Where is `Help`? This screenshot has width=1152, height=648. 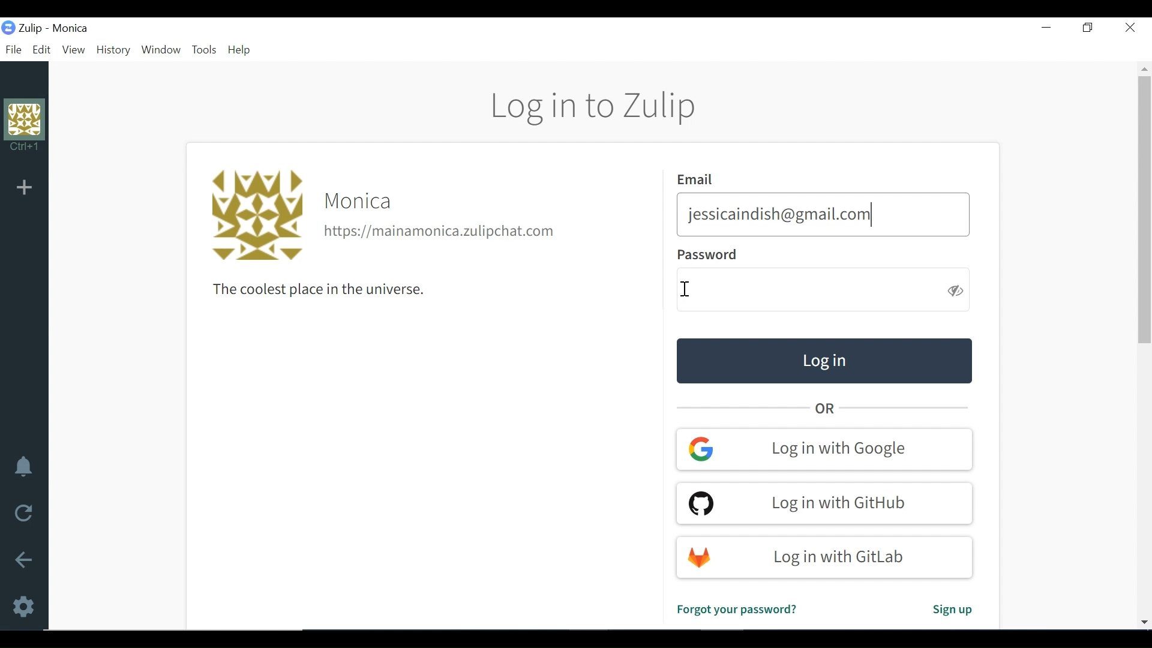
Help is located at coordinates (242, 50).